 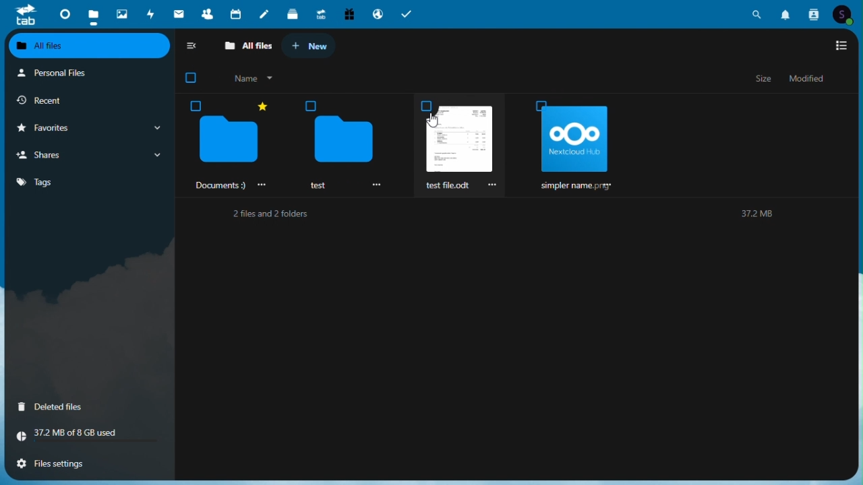 What do you see at coordinates (88, 102) in the screenshot?
I see `Recent` at bounding box center [88, 102].